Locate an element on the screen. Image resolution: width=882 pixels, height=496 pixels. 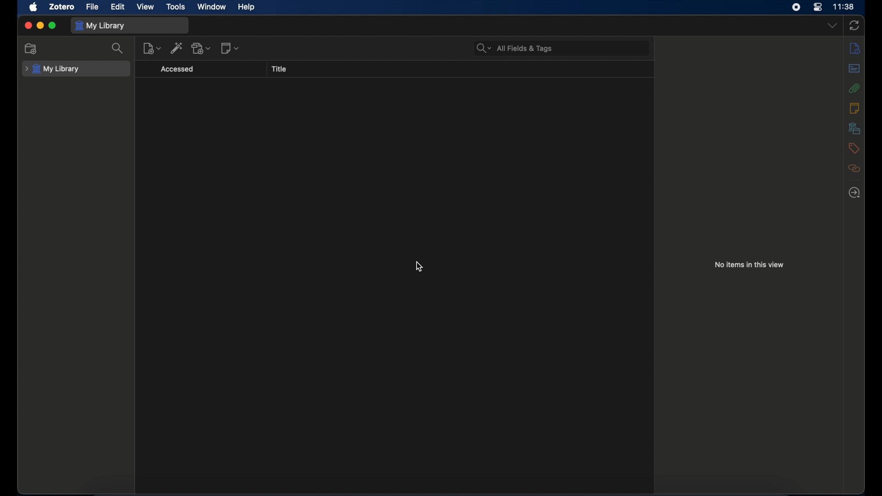
help is located at coordinates (247, 7).